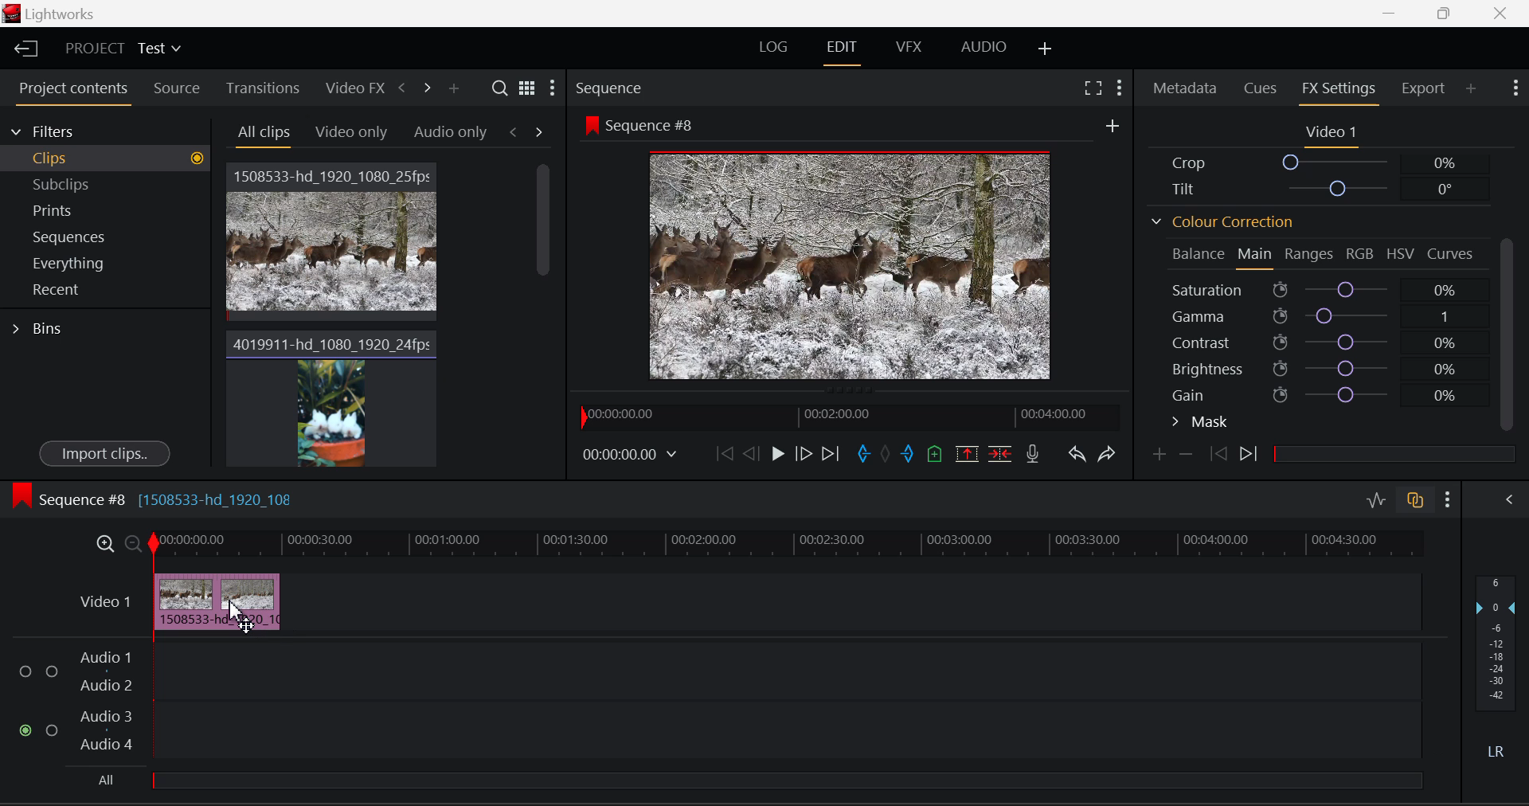 The height and width of the screenshot is (806, 1529). What do you see at coordinates (1261, 88) in the screenshot?
I see `Cues` at bounding box center [1261, 88].